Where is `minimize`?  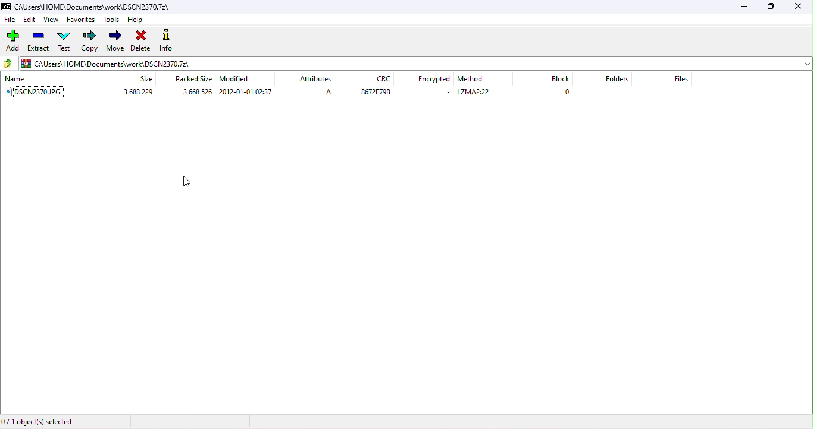 minimize is located at coordinates (748, 8).